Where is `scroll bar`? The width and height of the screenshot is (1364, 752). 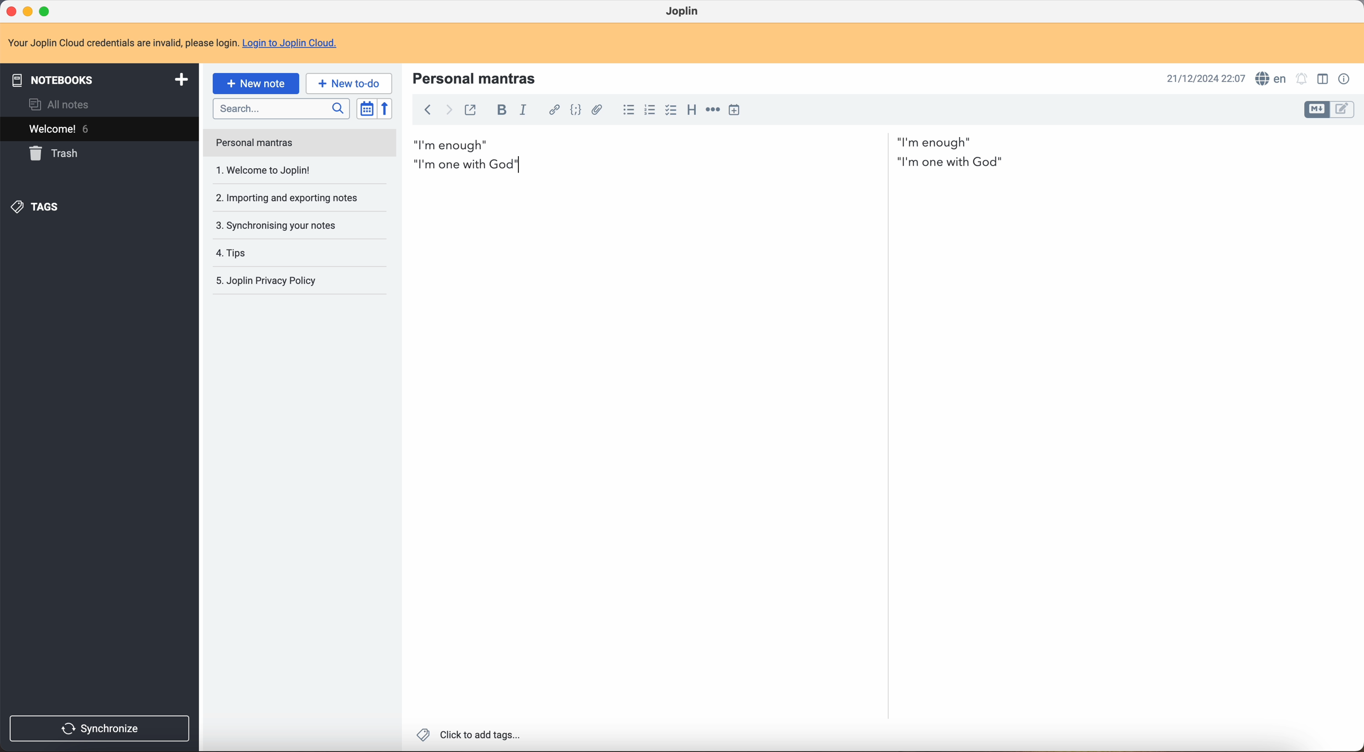 scroll bar is located at coordinates (886, 345).